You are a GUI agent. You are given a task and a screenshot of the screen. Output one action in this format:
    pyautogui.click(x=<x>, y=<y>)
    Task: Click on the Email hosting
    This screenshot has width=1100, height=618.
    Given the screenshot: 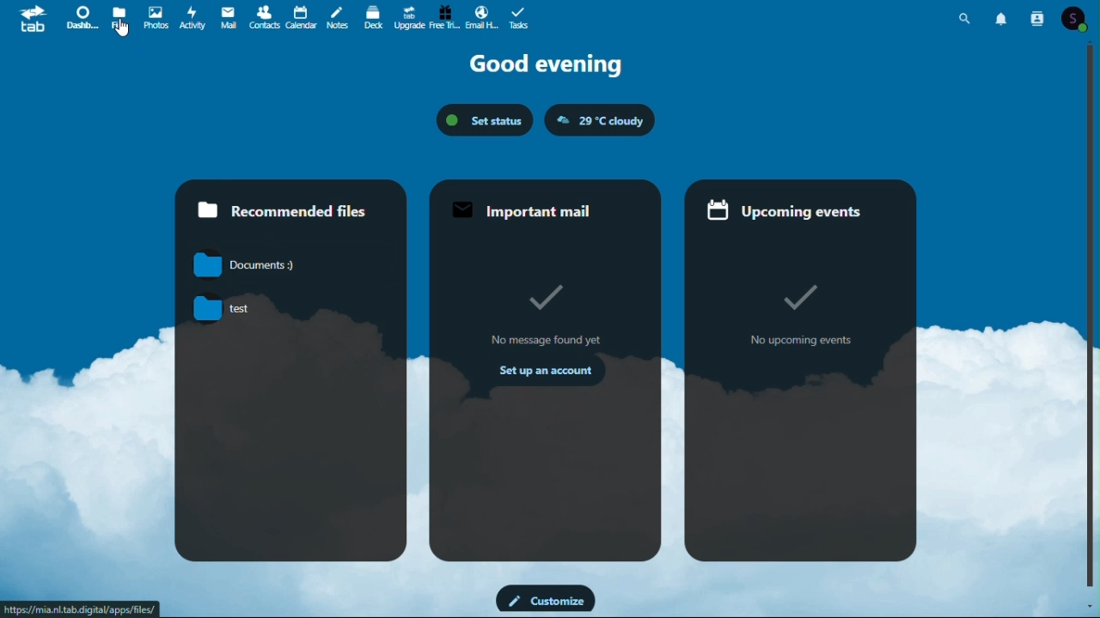 What is the action you would take?
    pyautogui.click(x=483, y=16)
    